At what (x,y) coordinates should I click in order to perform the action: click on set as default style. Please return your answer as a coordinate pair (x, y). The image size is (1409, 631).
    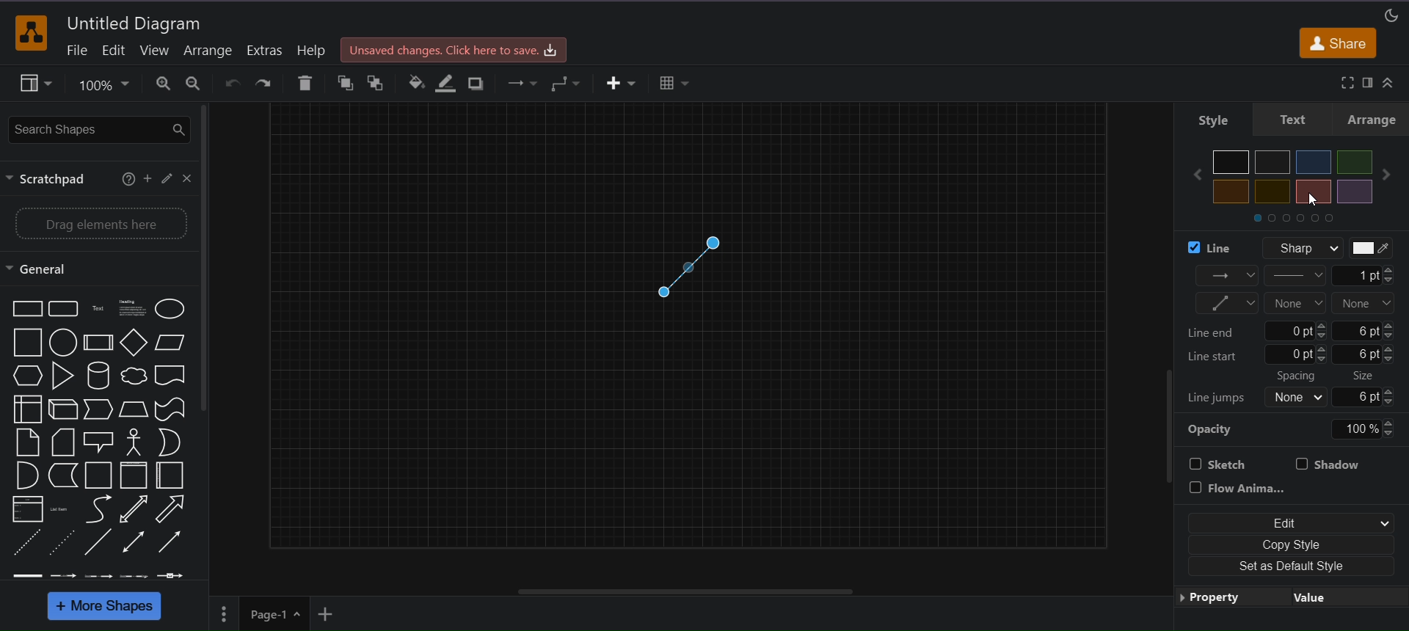
    Looking at the image, I should click on (1288, 568).